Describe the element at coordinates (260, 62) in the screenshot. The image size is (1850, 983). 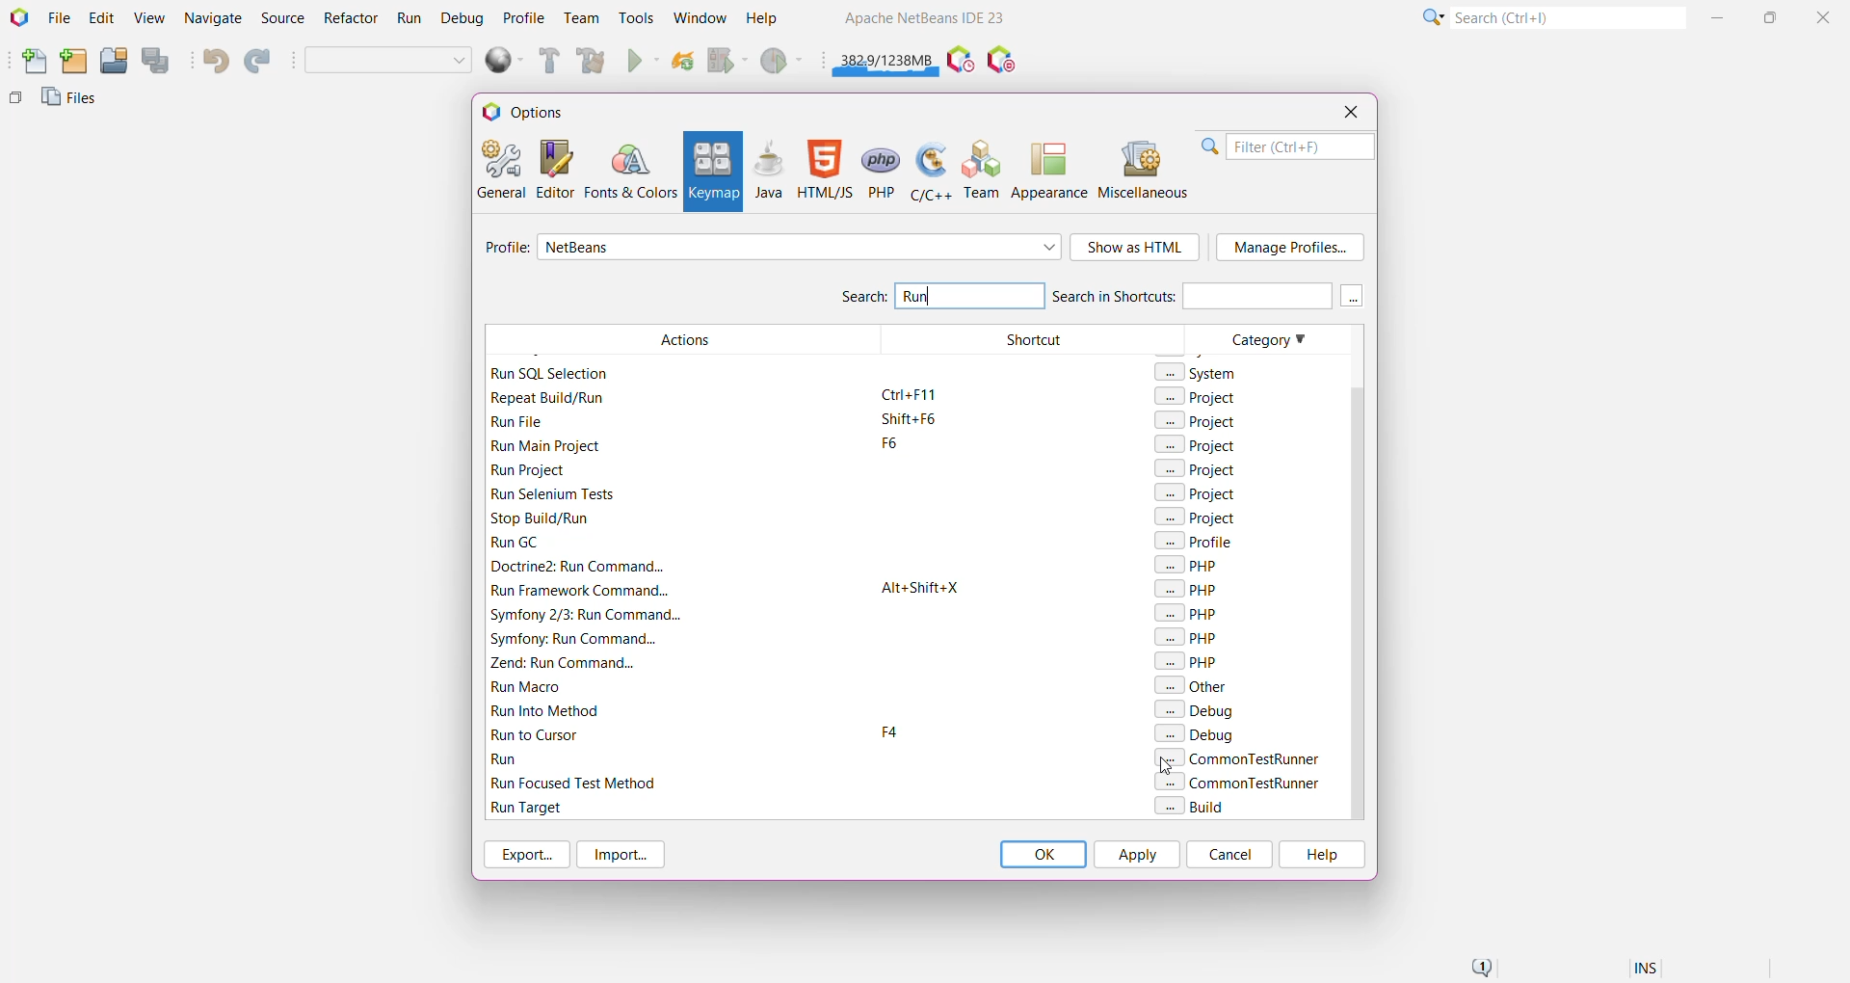
I see `Redo` at that location.